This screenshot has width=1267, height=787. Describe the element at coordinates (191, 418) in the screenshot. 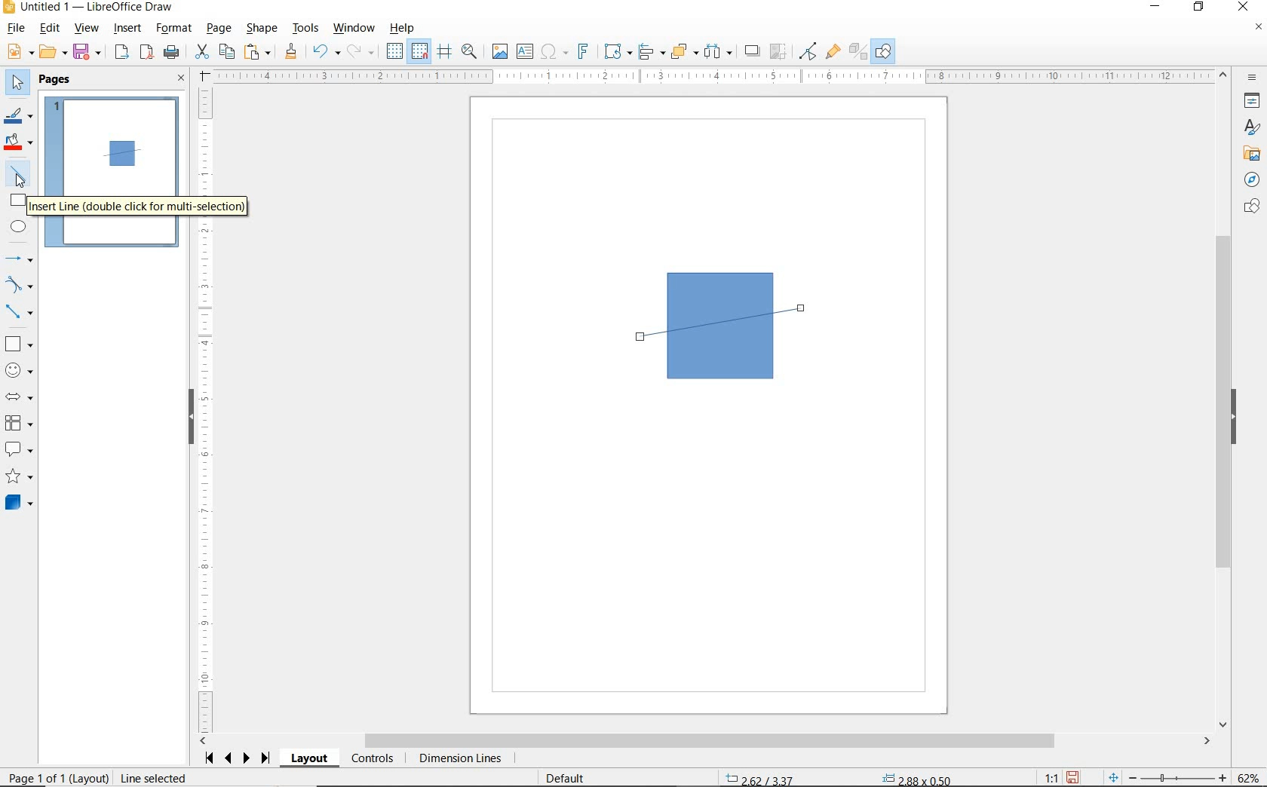

I see `HIDE` at that location.